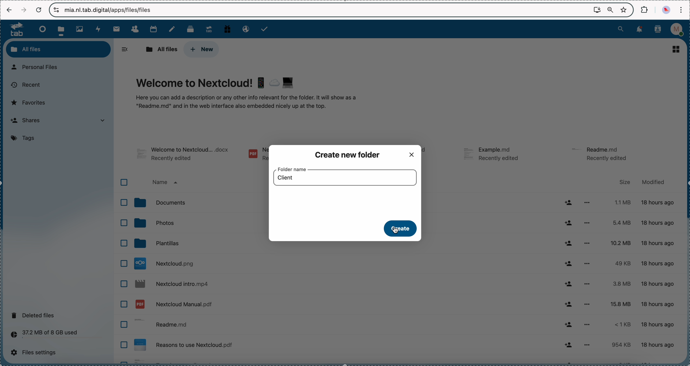 This screenshot has width=690, height=366. What do you see at coordinates (676, 49) in the screenshot?
I see `list view` at bounding box center [676, 49].